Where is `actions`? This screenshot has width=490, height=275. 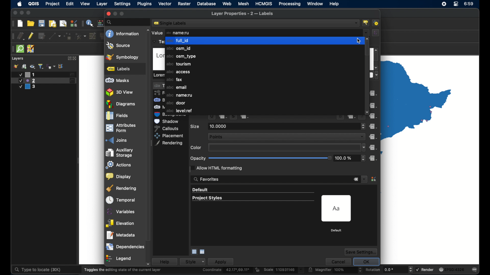
actions is located at coordinates (119, 164).